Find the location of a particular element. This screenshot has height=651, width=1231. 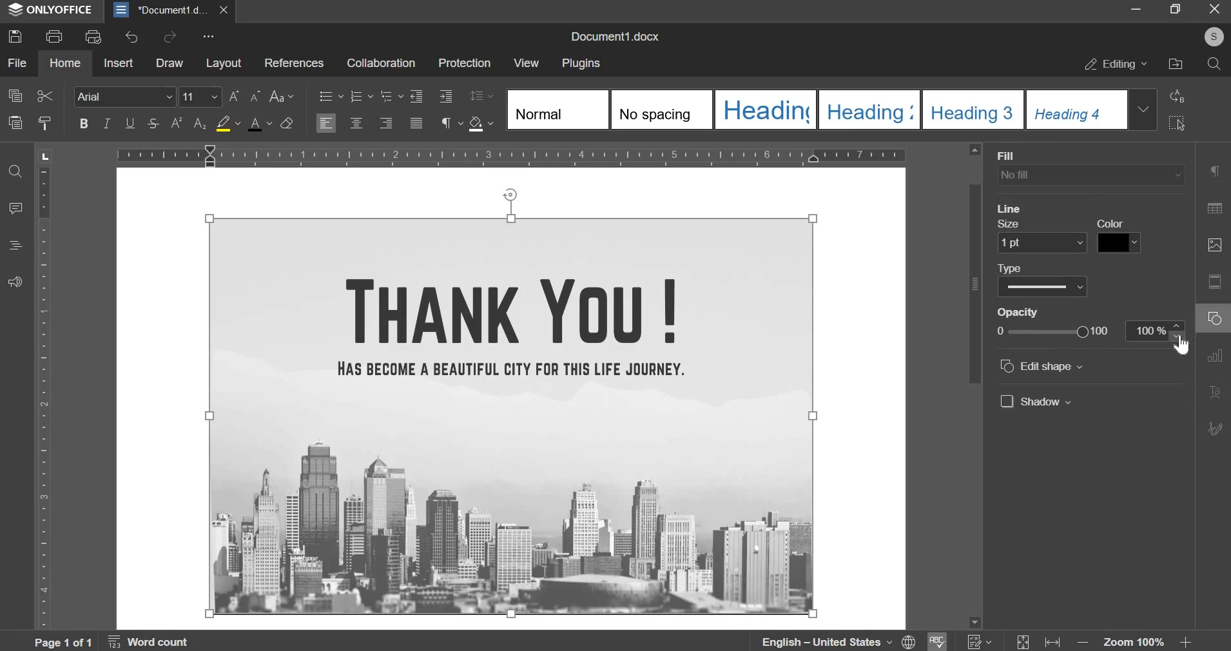

redo is located at coordinates (169, 36).